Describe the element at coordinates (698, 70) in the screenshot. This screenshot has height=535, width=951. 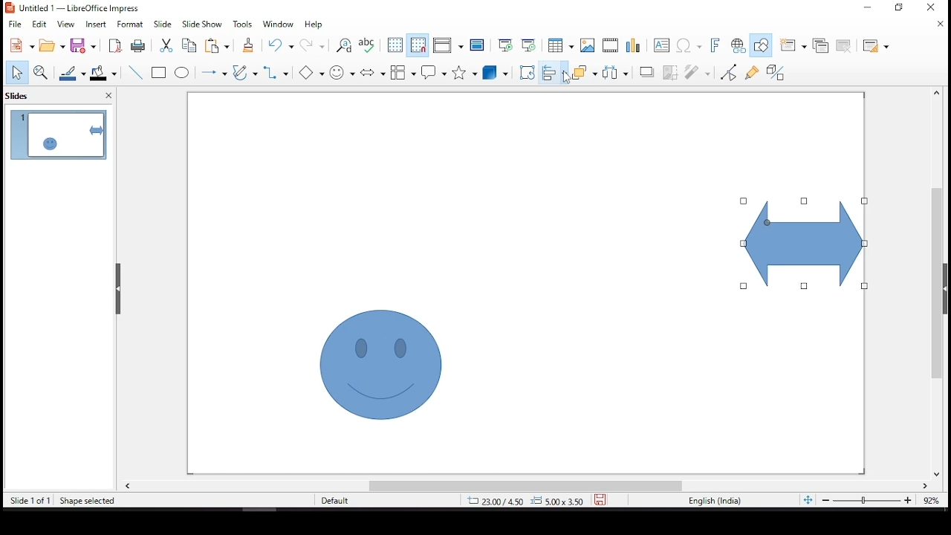
I see `filter` at that location.